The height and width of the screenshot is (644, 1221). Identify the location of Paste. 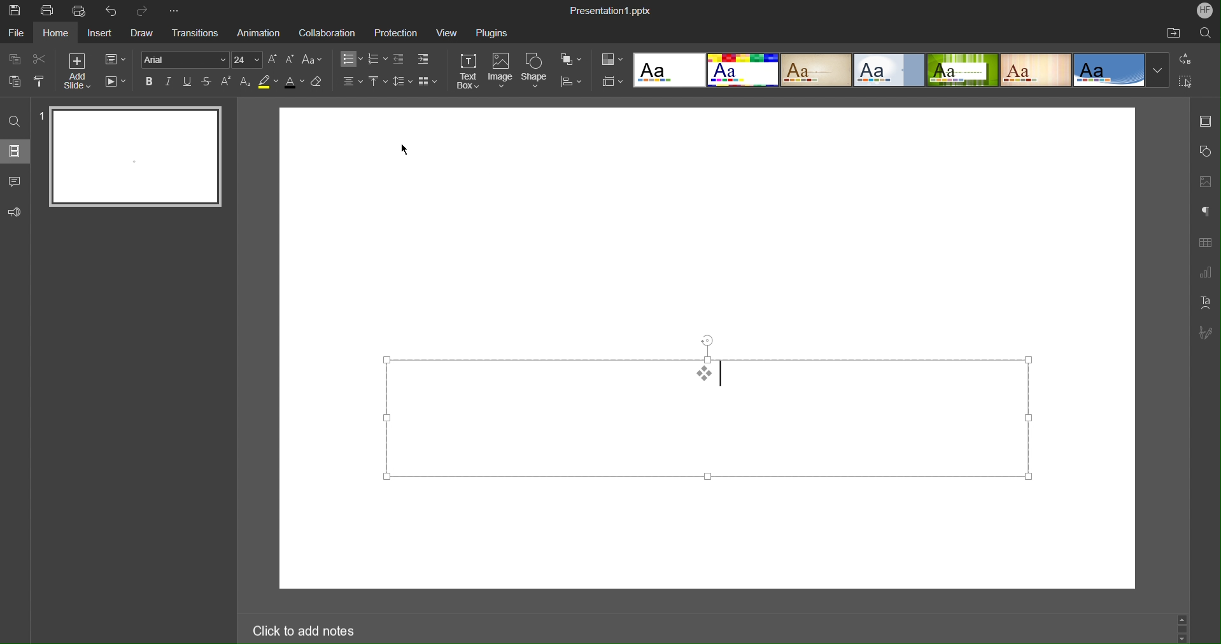
(13, 81).